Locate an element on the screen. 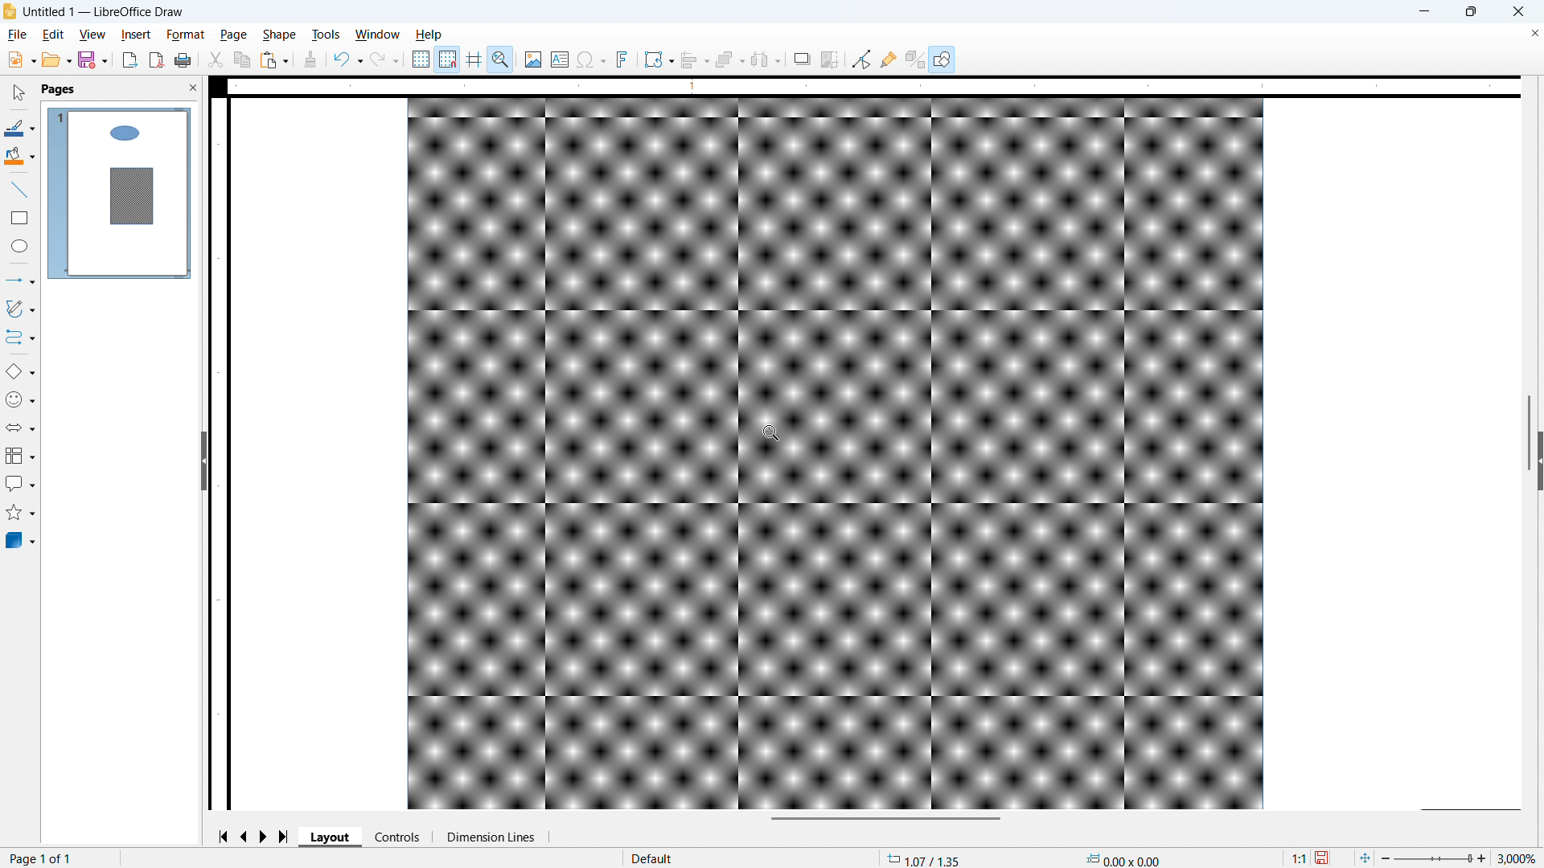 This screenshot has height=868, width=1544. Export  is located at coordinates (129, 59).